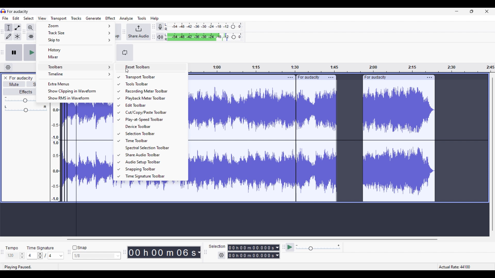 Image resolution: width=495 pixels, height=278 pixels. I want to click on Effect menu, so click(110, 18).